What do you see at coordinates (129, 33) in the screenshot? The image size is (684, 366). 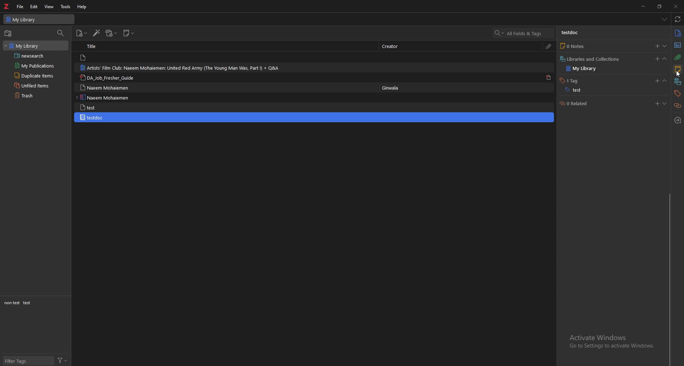 I see `new note` at bounding box center [129, 33].